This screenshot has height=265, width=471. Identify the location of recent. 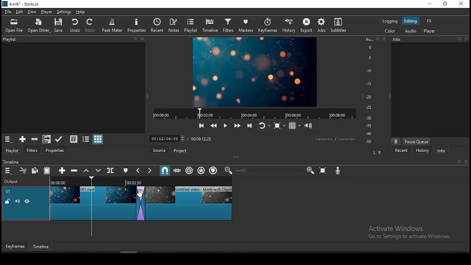
(402, 150).